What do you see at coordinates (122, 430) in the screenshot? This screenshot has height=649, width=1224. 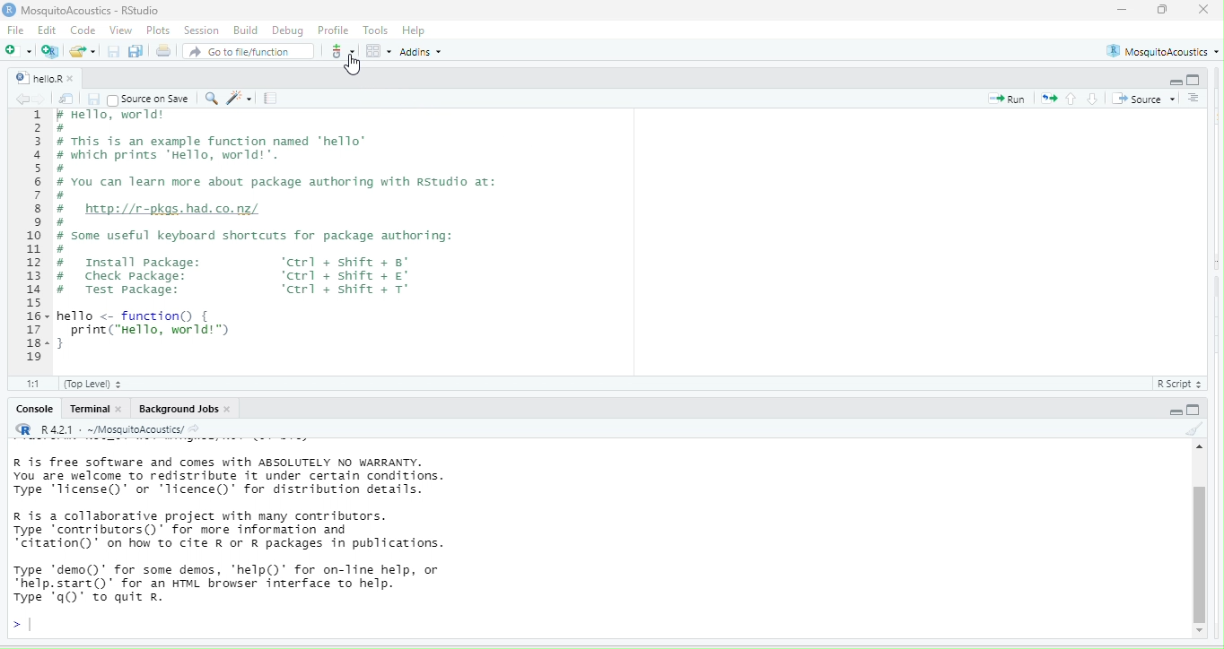 I see `R R421 - ~/MosquitoAcoustics/` at bounding box center [122, 430].